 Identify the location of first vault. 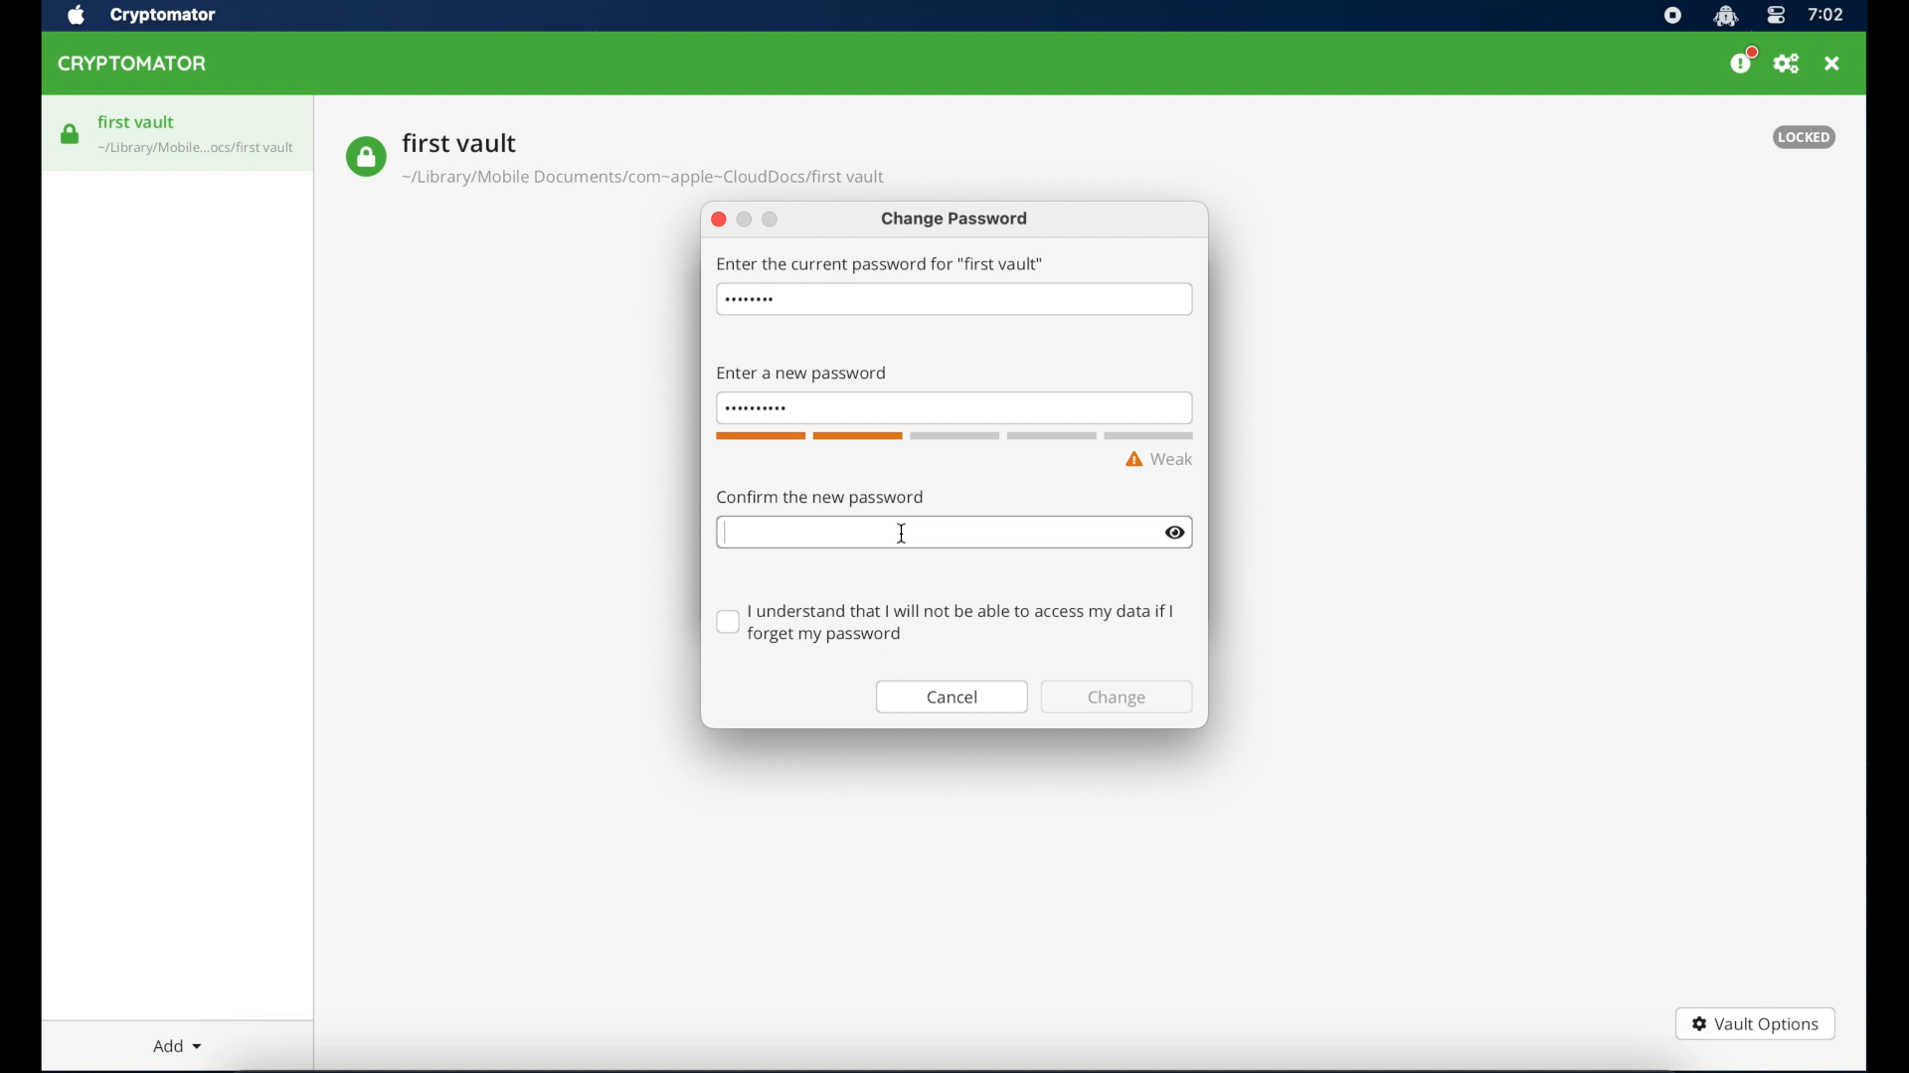
(138, 122).